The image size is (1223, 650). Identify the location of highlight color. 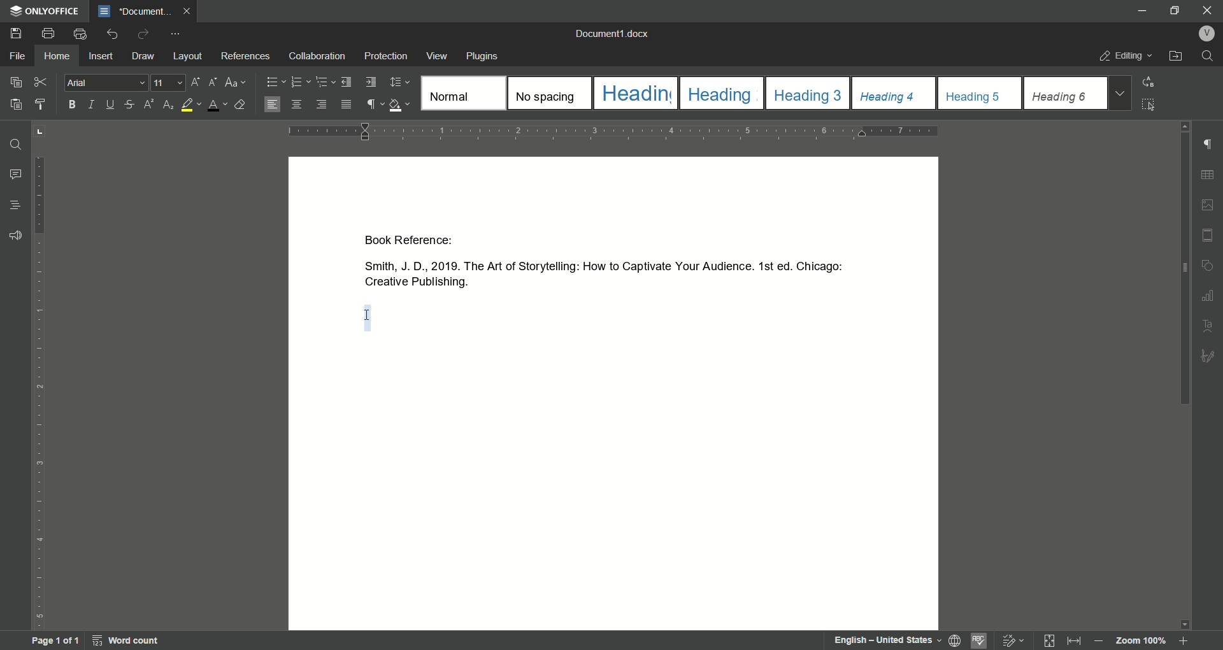
(190, 105).